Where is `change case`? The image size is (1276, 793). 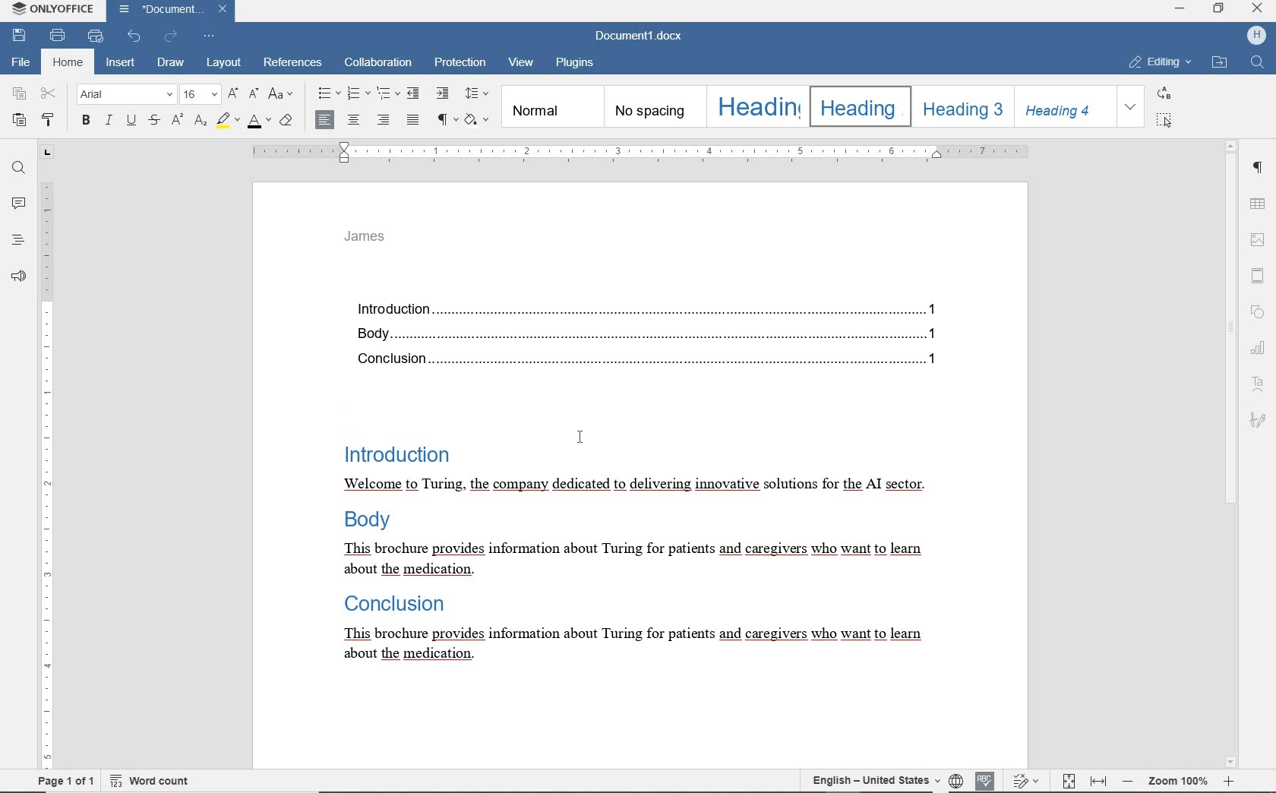
change case is located at coordinates (283, 95).